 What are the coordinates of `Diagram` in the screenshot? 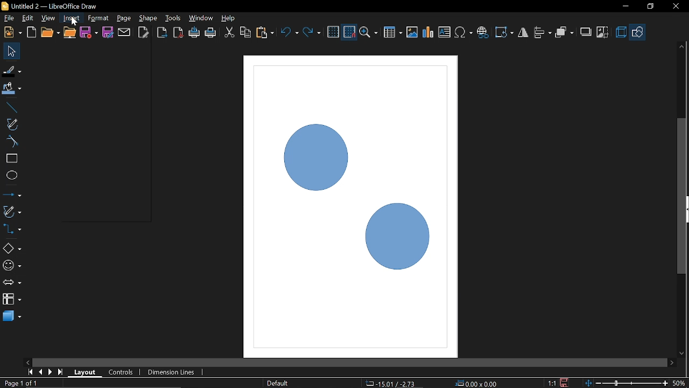 It's located at (428, 32).